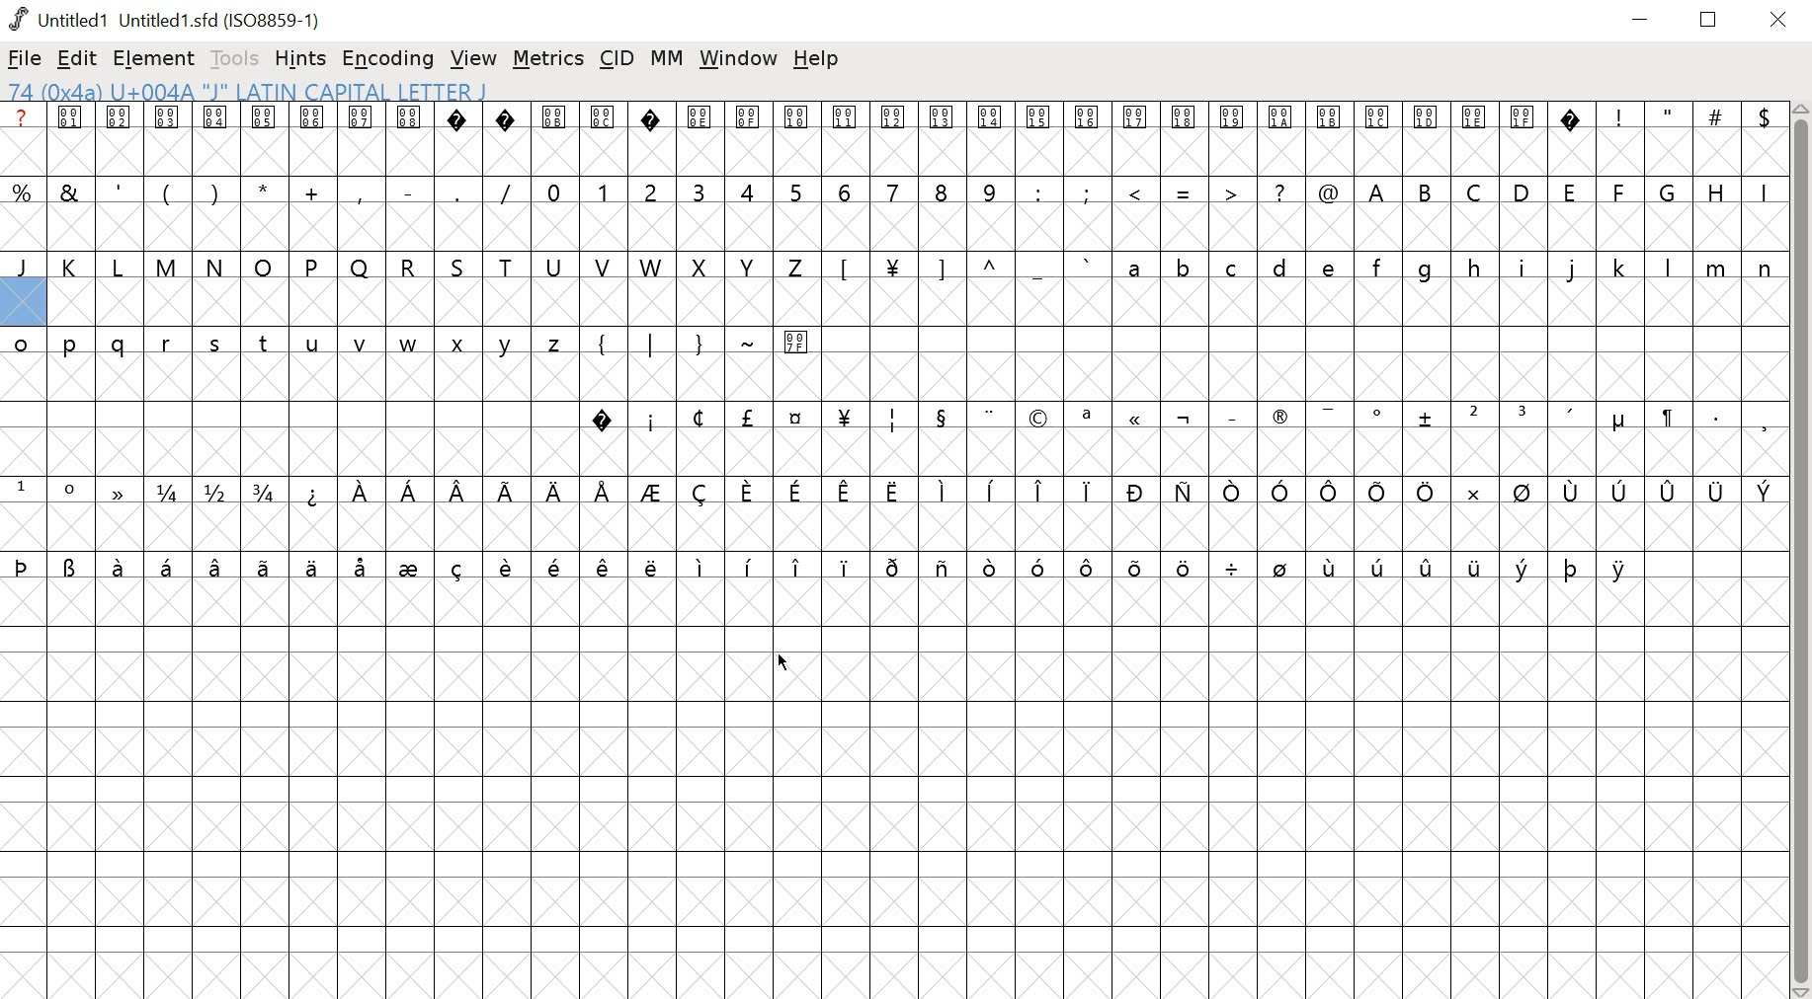  What do you see at coordinates (115, 490) in the screenshot?
I see `symbol` at bounding box center [115, 490].